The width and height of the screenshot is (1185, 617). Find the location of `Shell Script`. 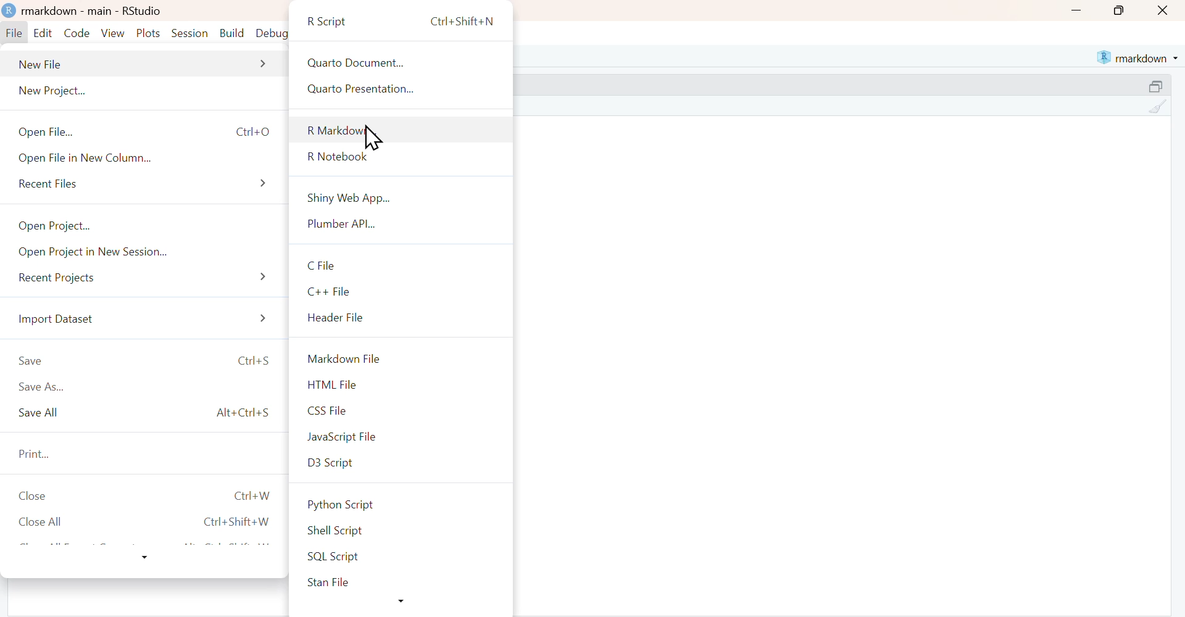

Shell Script is located at coordinates (405, 532).